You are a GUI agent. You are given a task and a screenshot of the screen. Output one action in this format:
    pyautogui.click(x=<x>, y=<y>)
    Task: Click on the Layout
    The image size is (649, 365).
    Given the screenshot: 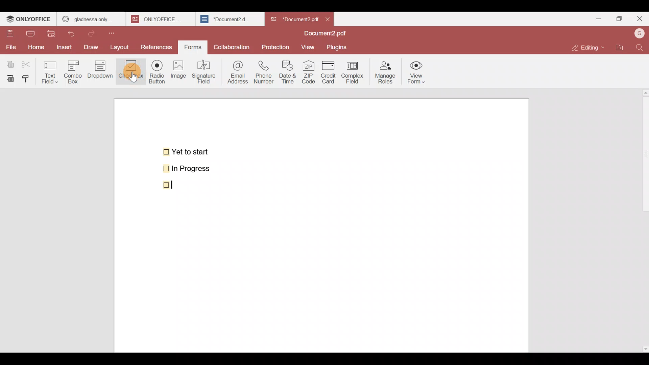 What is the action you would take?
    pyautogui.click(x=122, y=46)
    